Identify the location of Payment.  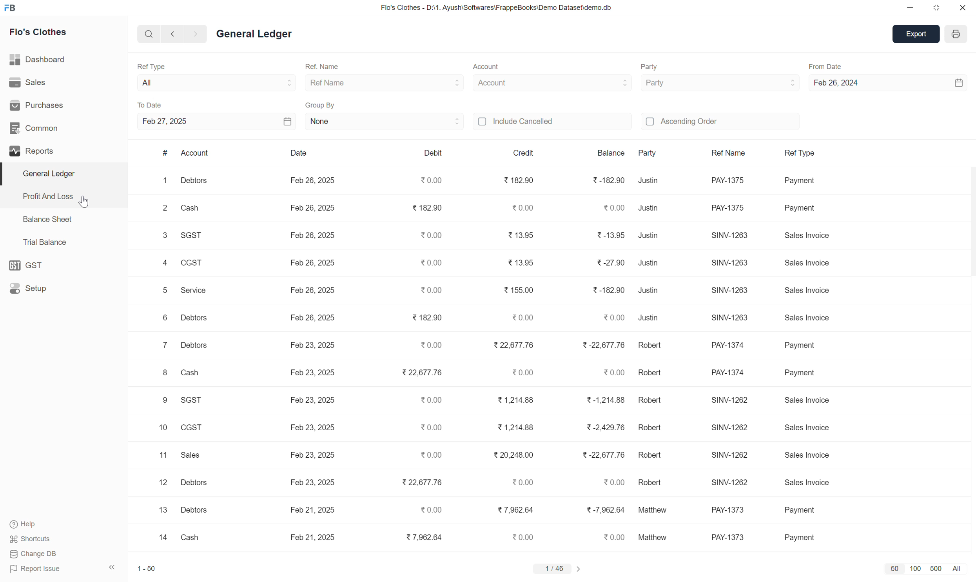
(803, 345).